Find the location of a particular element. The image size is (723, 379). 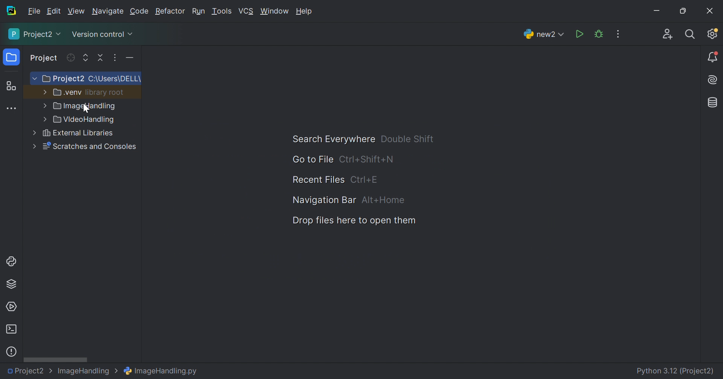

Database is located at coordinates (713, 103).